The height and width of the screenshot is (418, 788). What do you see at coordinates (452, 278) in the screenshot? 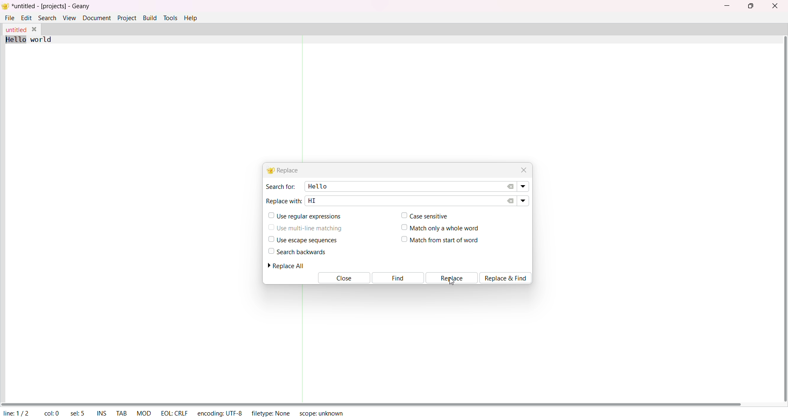
I see `replace` at bounding box center [452, 278].